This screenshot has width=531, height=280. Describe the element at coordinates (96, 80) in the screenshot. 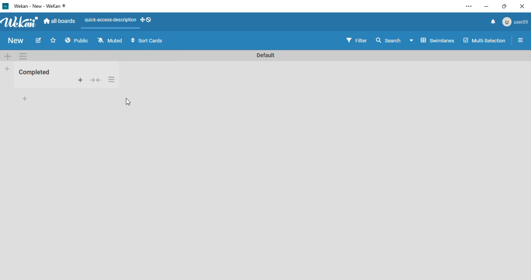

I see `collapse` at that location.